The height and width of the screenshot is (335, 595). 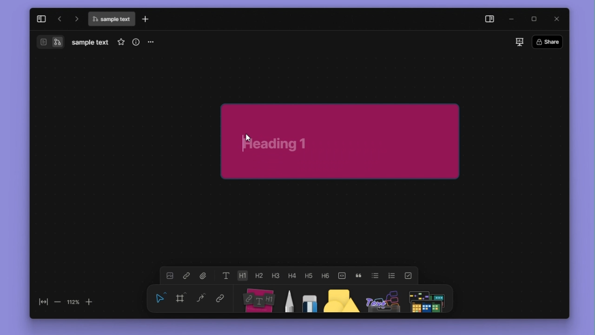 I want to click on bulleted list, so click(x=375, y=275).